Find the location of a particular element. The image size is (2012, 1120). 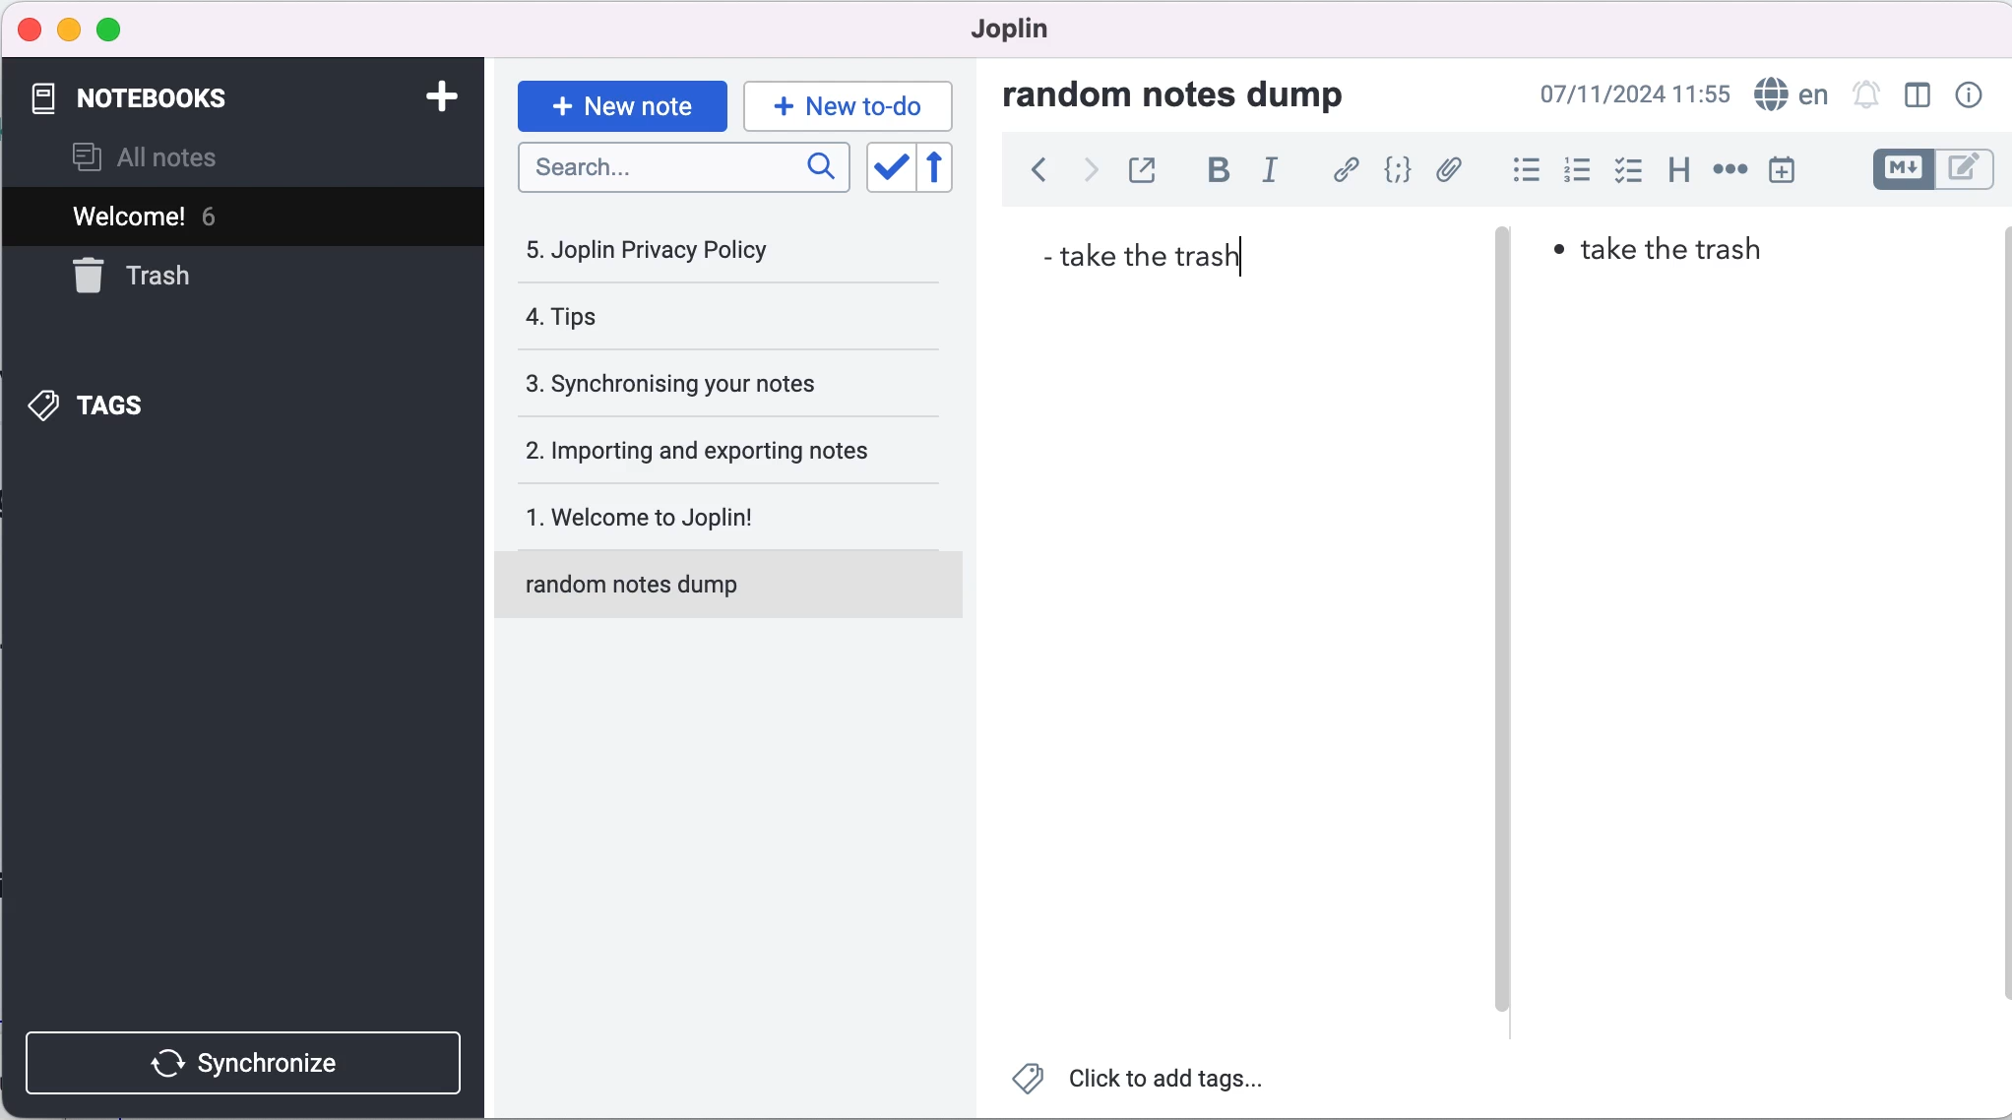

add notebook is located at coordinates (431, 100).